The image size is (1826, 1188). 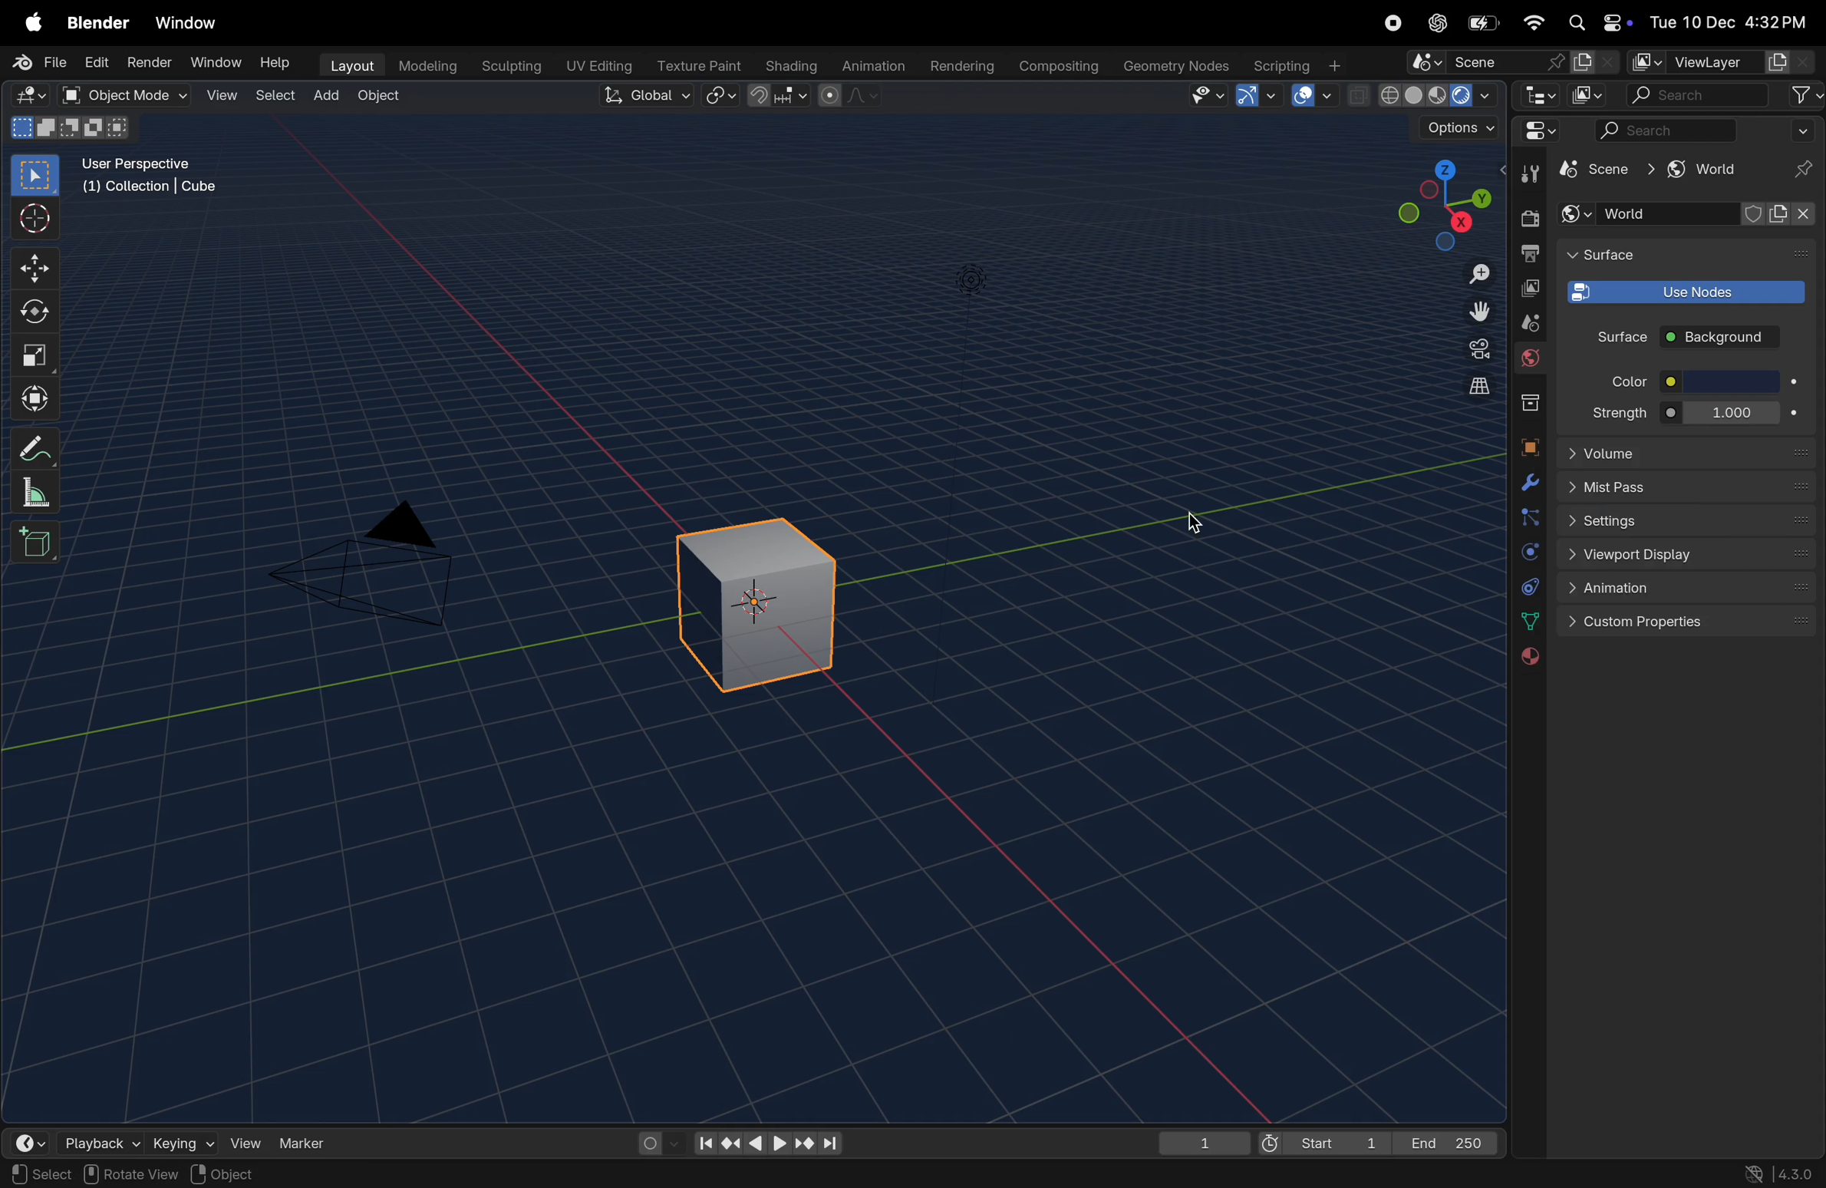 I want to click on annotate, so click(x=39, y=445).